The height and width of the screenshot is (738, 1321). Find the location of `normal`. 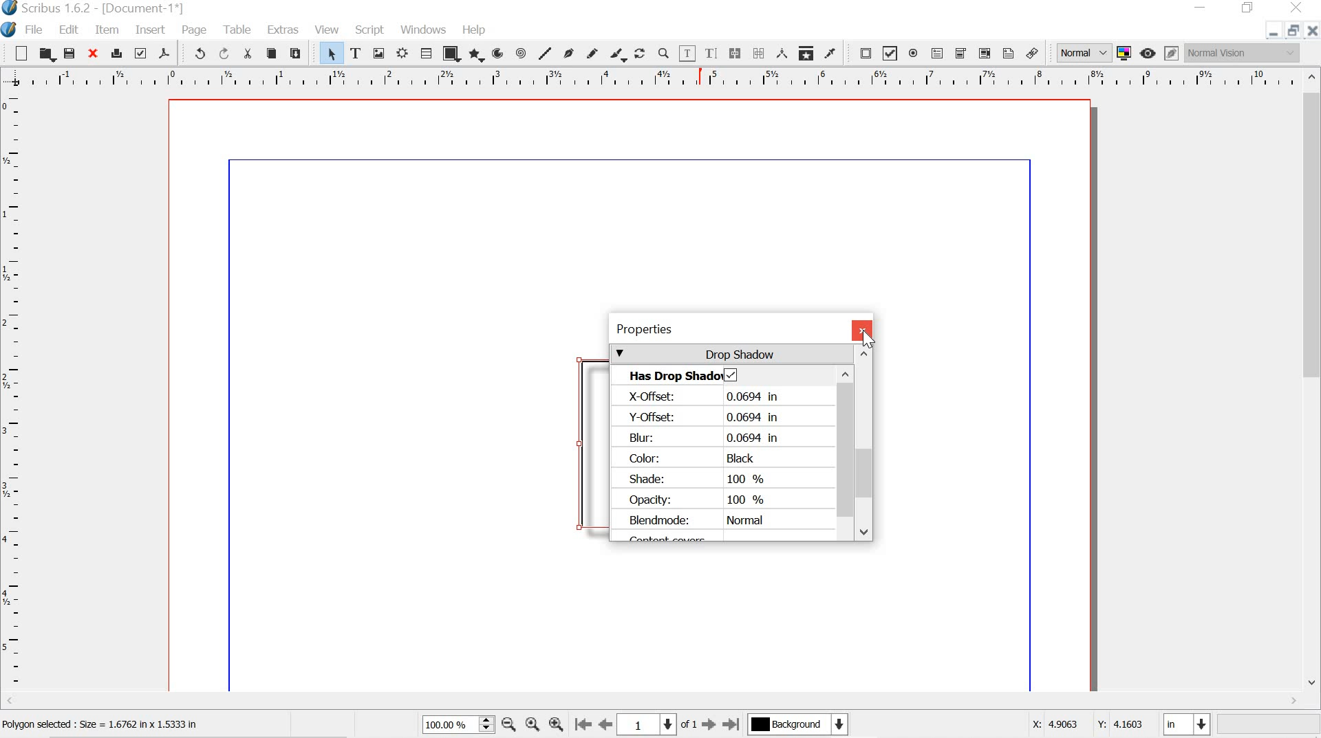

normal is located at coordinates (1082, 51).